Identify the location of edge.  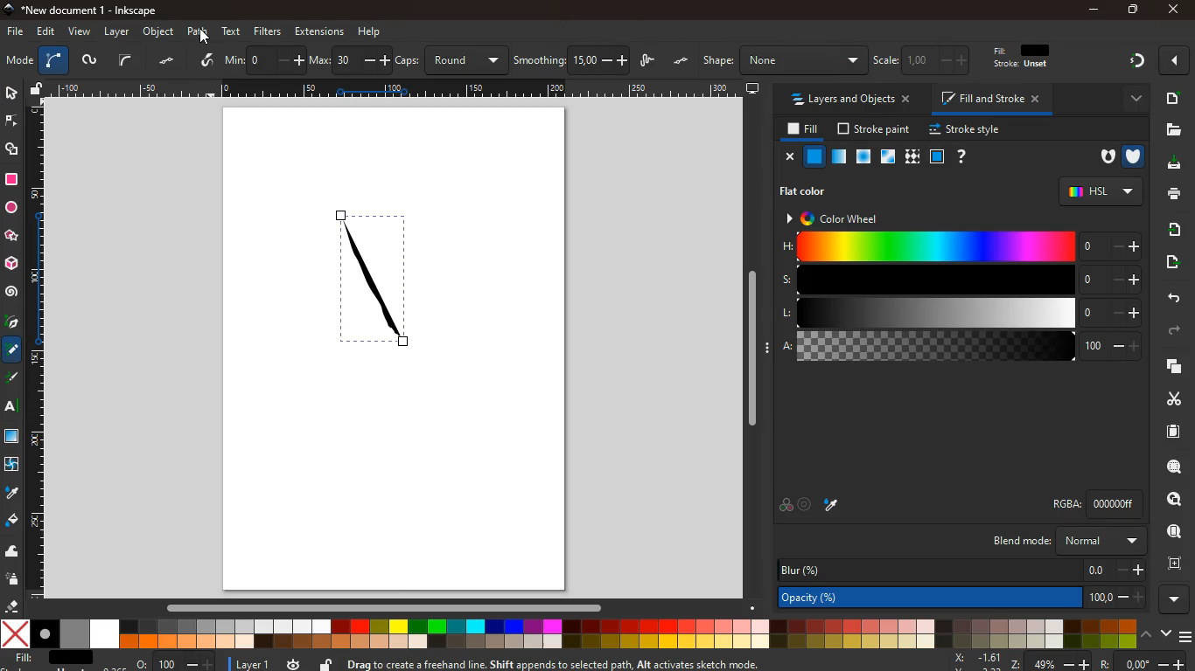
(12, 124).